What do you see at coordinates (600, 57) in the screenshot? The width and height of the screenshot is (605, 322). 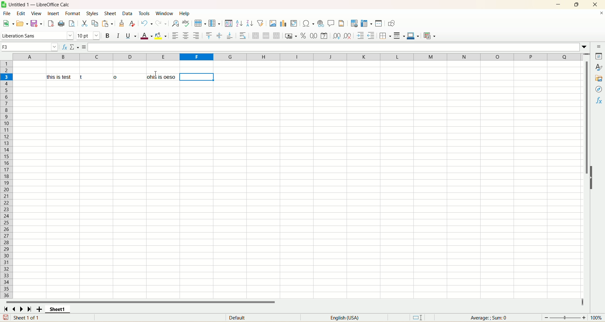 I see `properties` at bounding box center [600, 57].